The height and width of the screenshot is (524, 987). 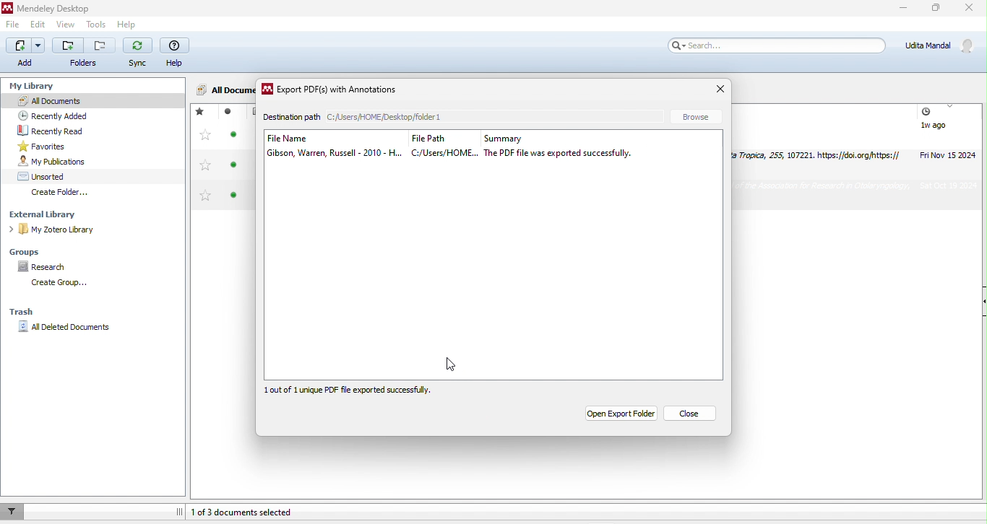 What do you see at coordinates (780, 47) in the screenshot?
I see `search bar` at bounding box center [780, 47].